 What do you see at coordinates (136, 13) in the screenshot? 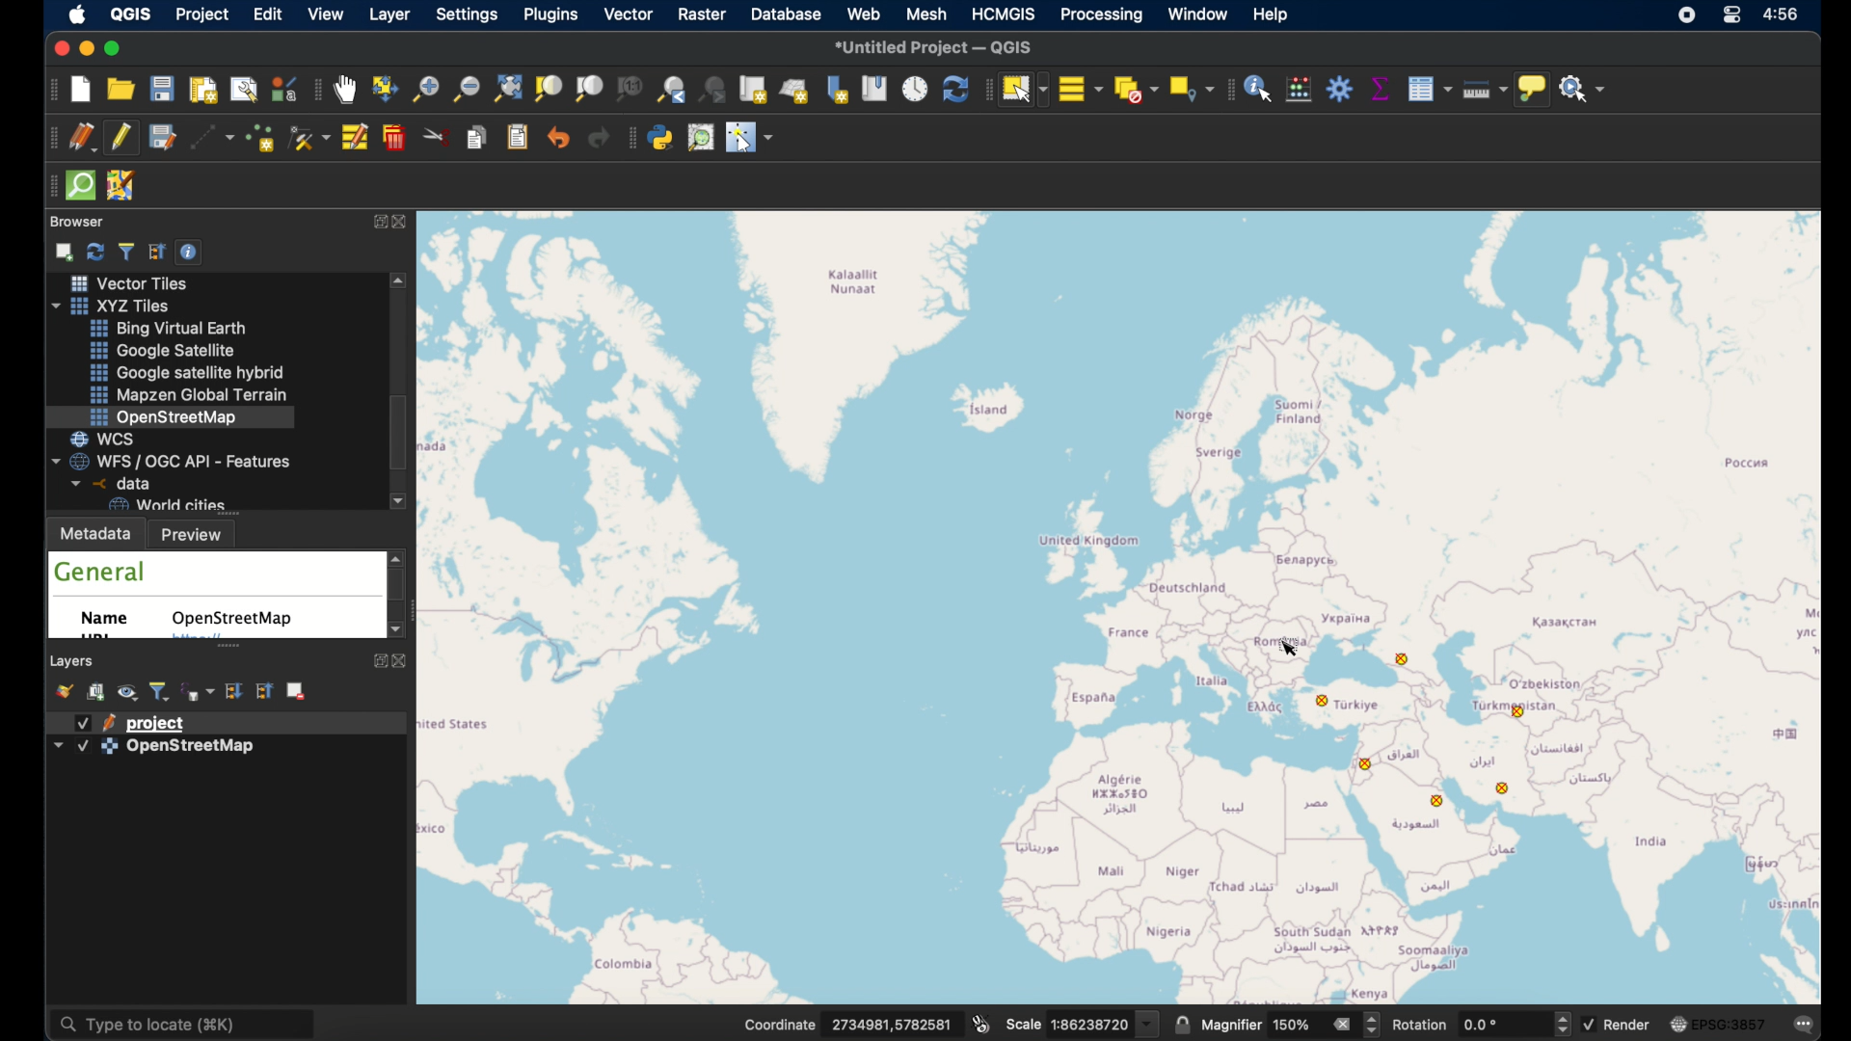
I see `QGIS` at bounding box center [136, 13].